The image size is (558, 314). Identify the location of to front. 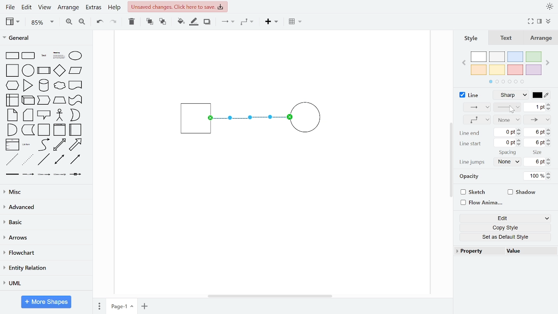
(150, 22).